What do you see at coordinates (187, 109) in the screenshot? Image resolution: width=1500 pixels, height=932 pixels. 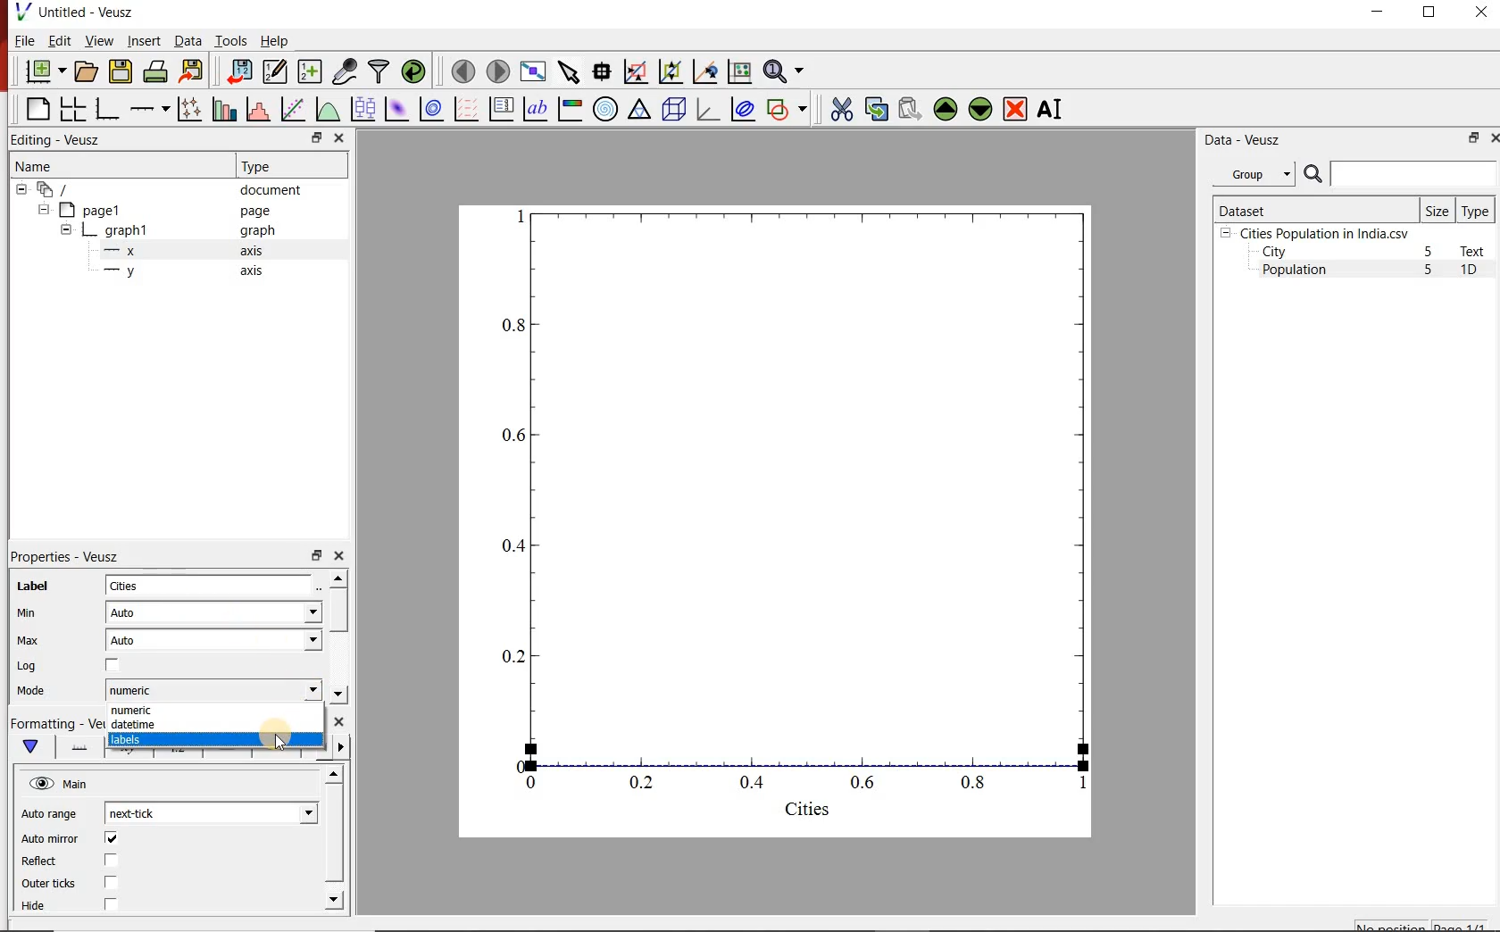 I see `plot points with lines and errorbars` at bounding box center [187, 109].